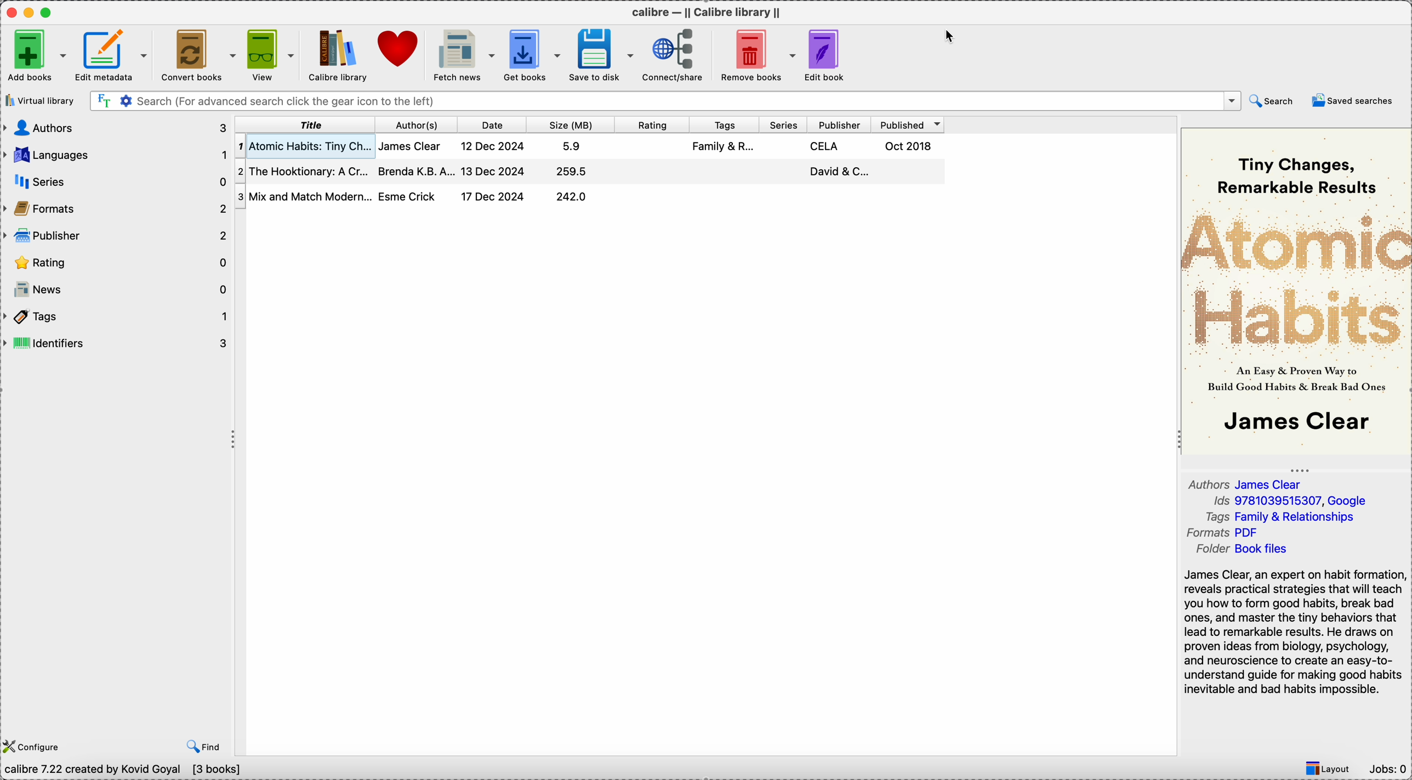 The image size is (1412, 780). I want to click on Author James Clear, so click(1247, 483).